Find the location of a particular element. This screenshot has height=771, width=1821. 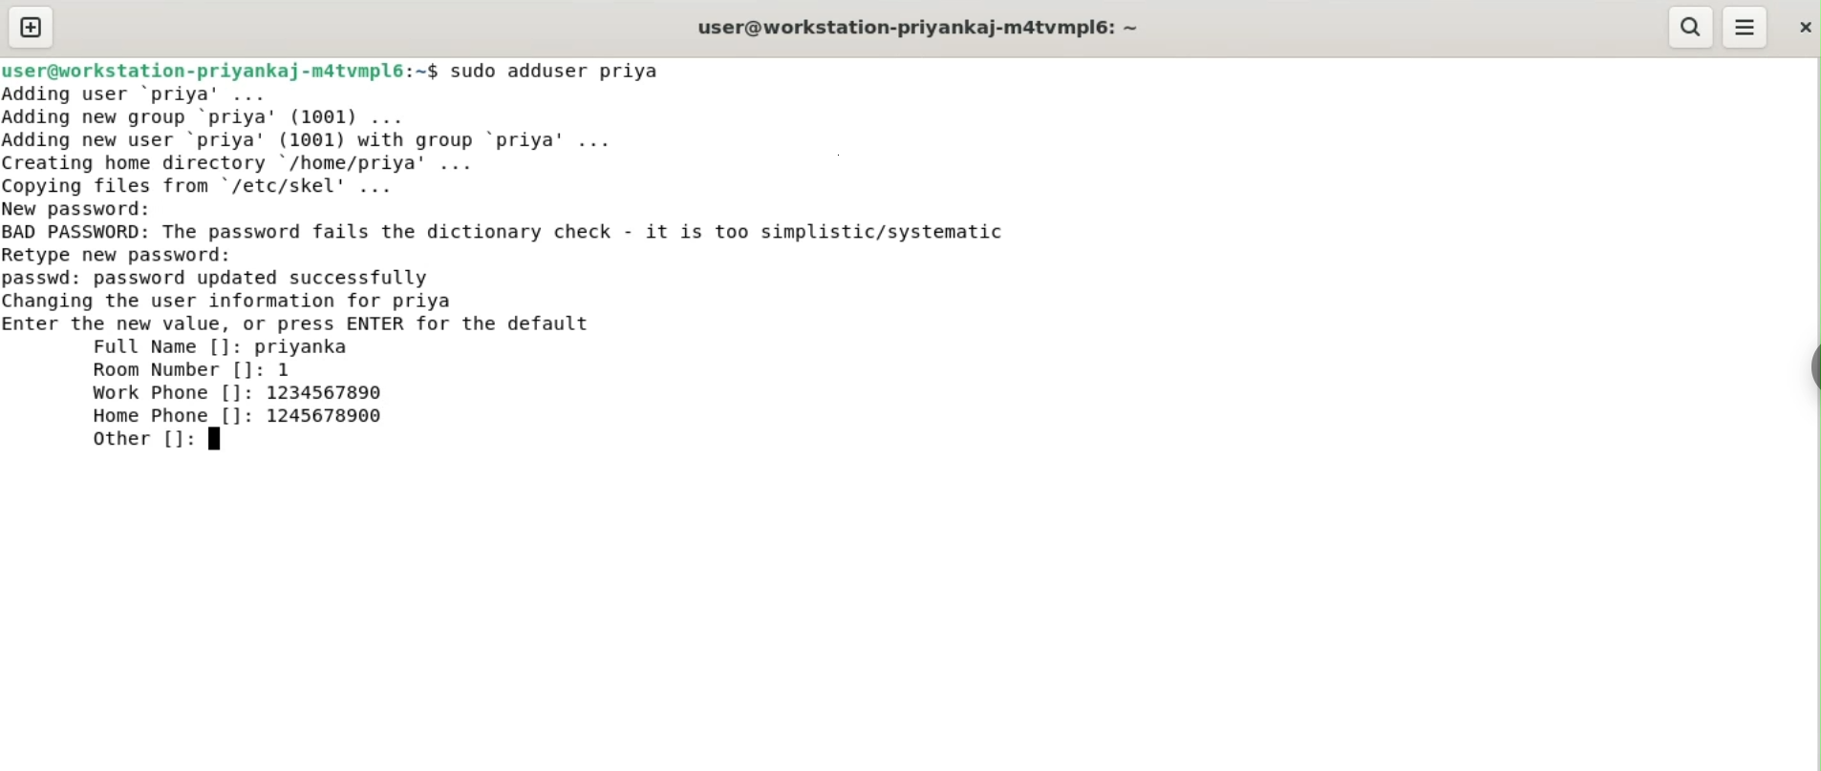

sudo adduser priya is located at coordinates (568, 71).